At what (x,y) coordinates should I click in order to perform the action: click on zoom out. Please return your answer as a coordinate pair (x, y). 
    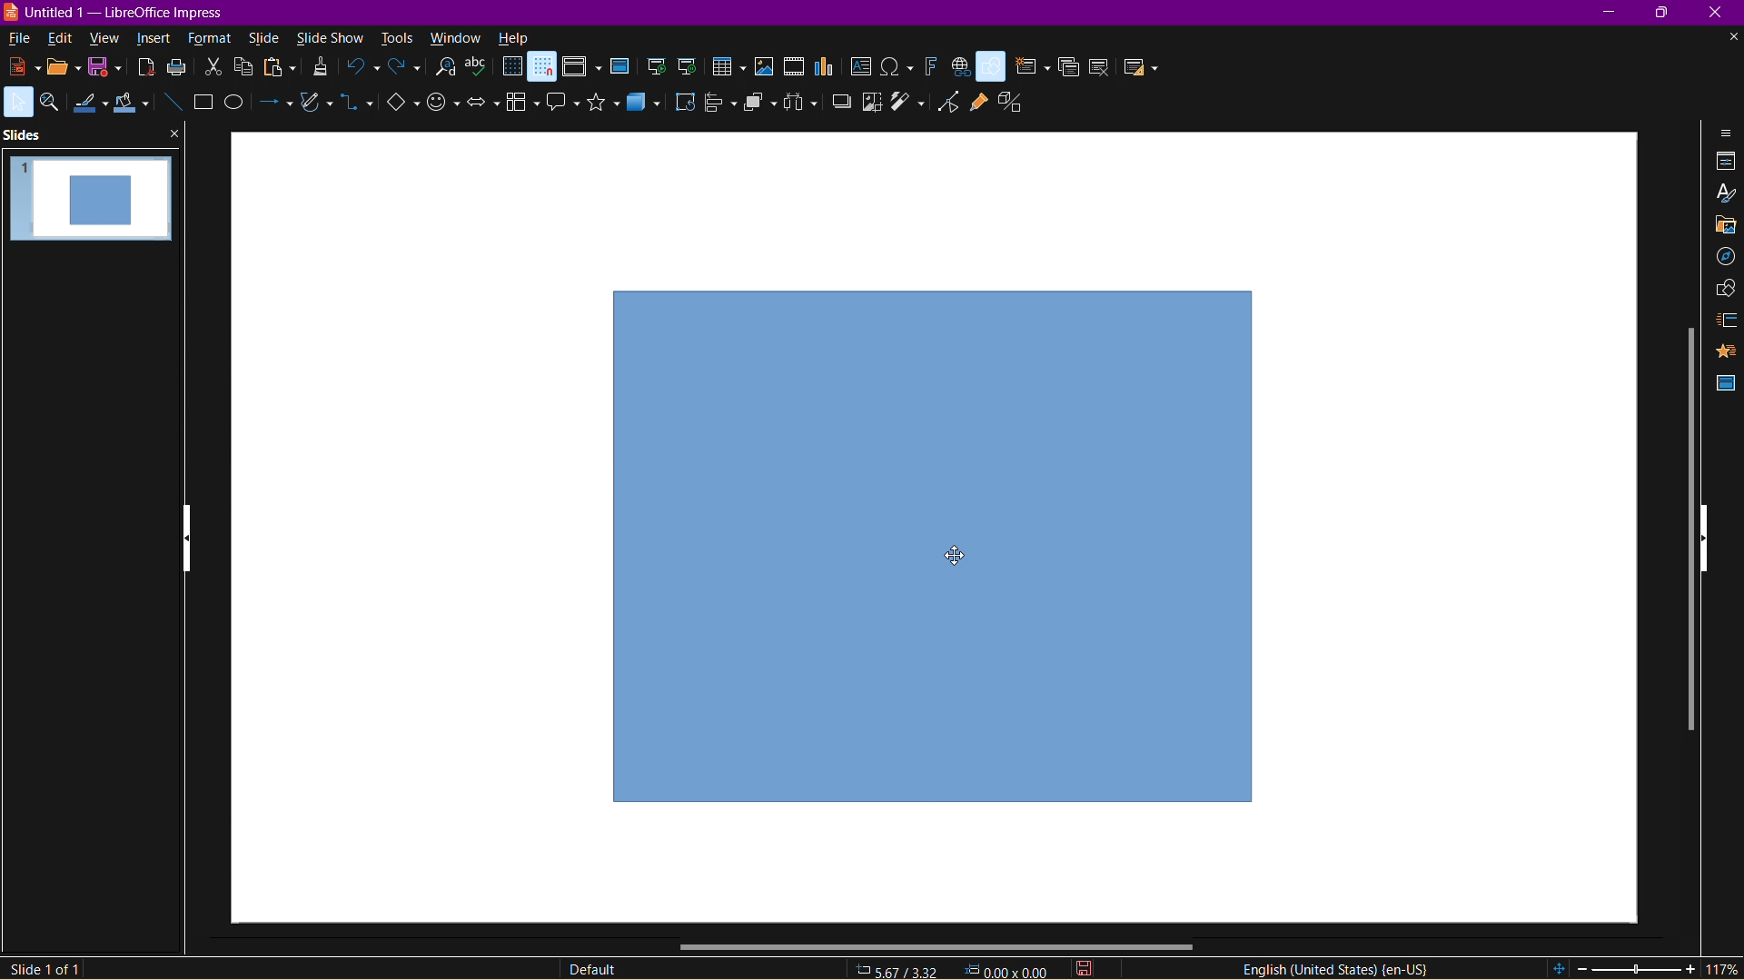
    Looking at the image, I should click on (1582, 968).